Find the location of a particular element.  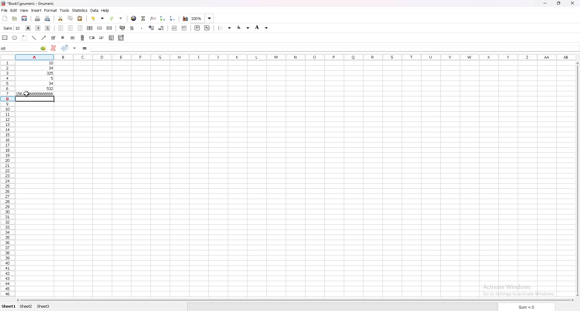

undo is located at coordinates (98, 18).